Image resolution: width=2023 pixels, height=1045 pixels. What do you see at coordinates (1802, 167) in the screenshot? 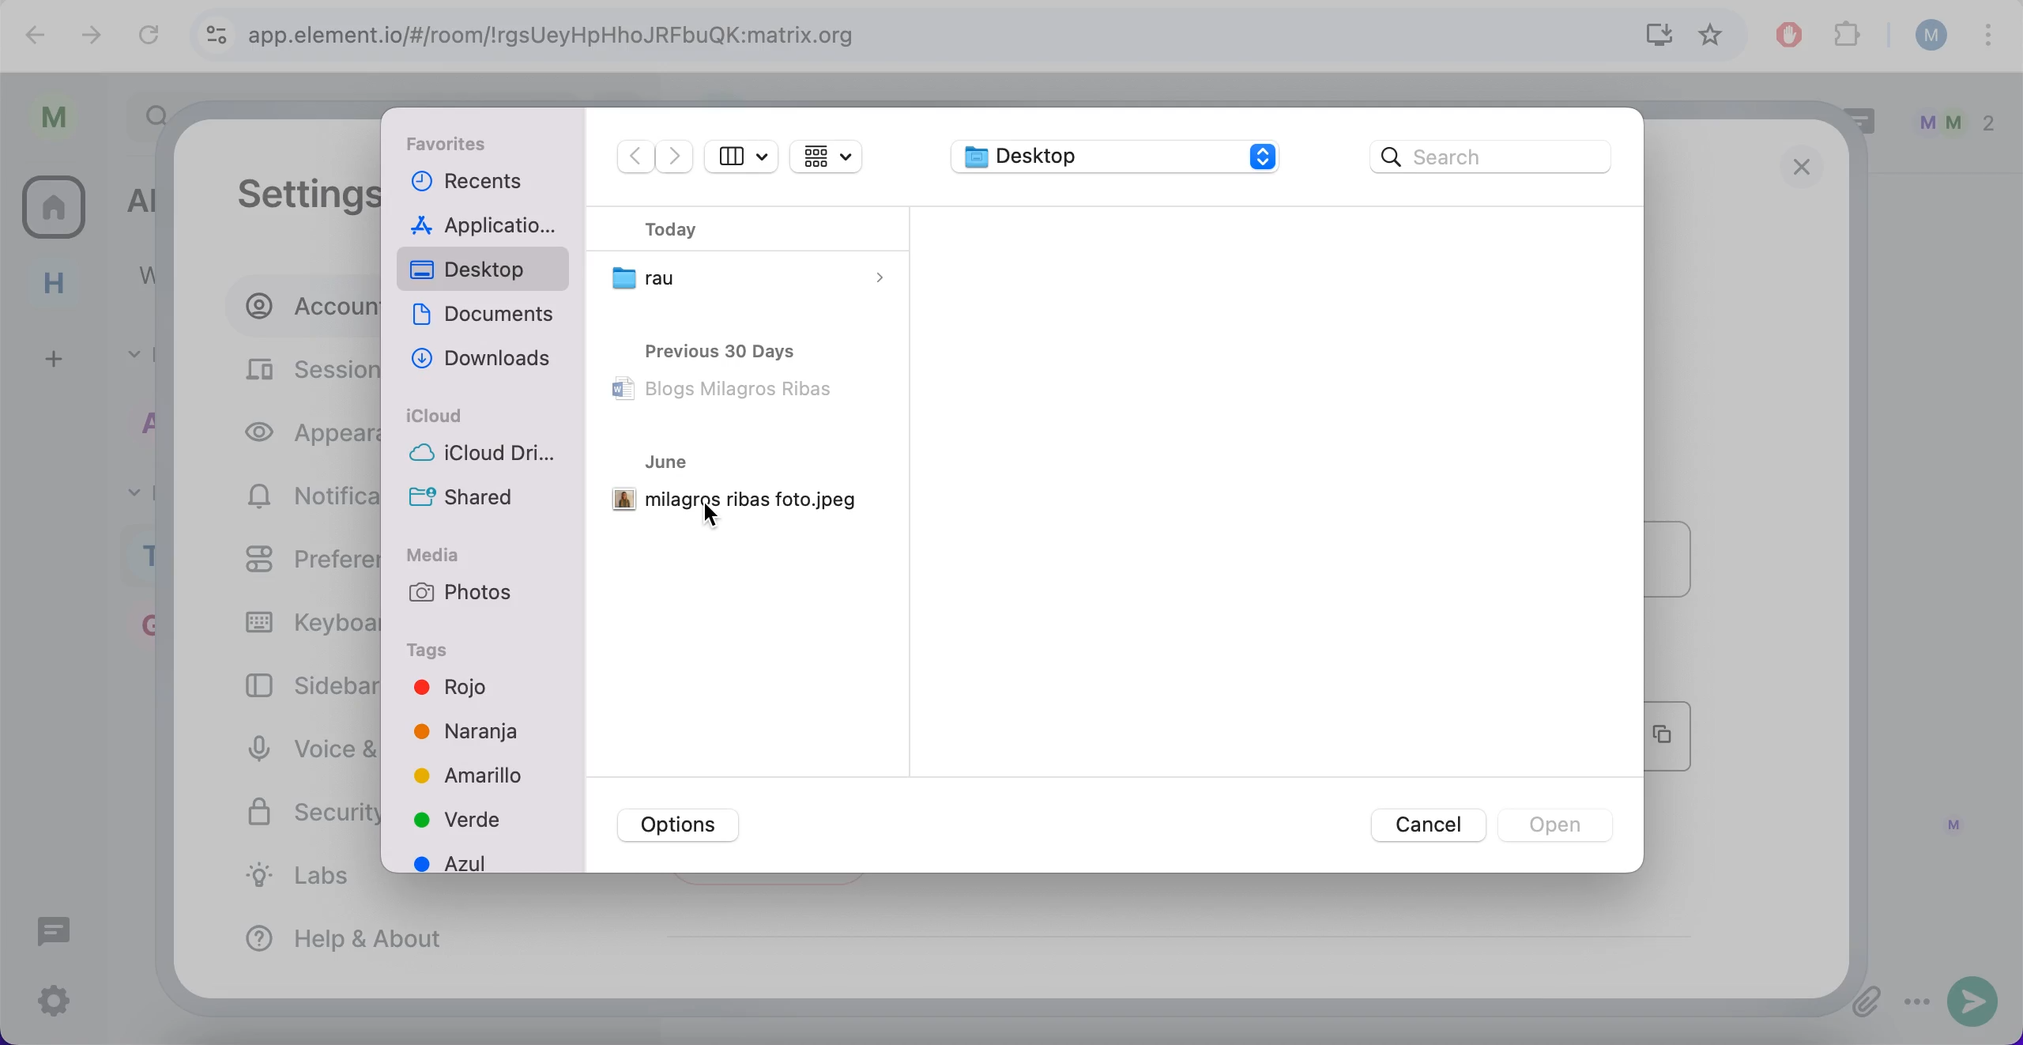
I see `close` at bounding box center [1802, 167].